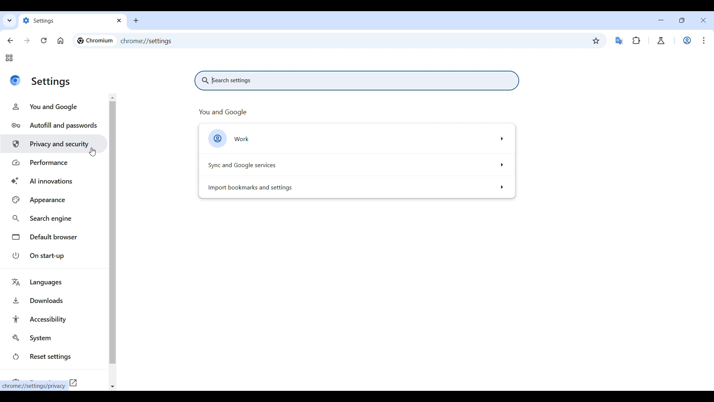 The width and height of the screenshot is (714, 402). I want to click on Languages, so click(55, 282).